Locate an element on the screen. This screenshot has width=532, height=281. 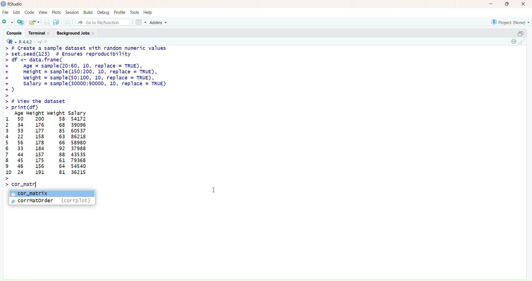
Project (None) is located at coordinates (511, 23).